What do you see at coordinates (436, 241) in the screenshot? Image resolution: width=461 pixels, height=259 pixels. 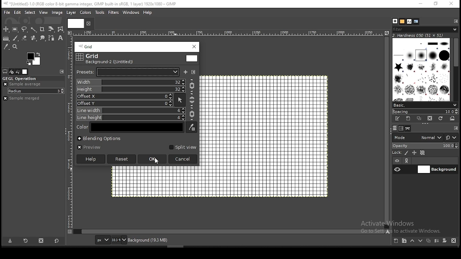 I see `merge layer` at bounding box center [436, 241].